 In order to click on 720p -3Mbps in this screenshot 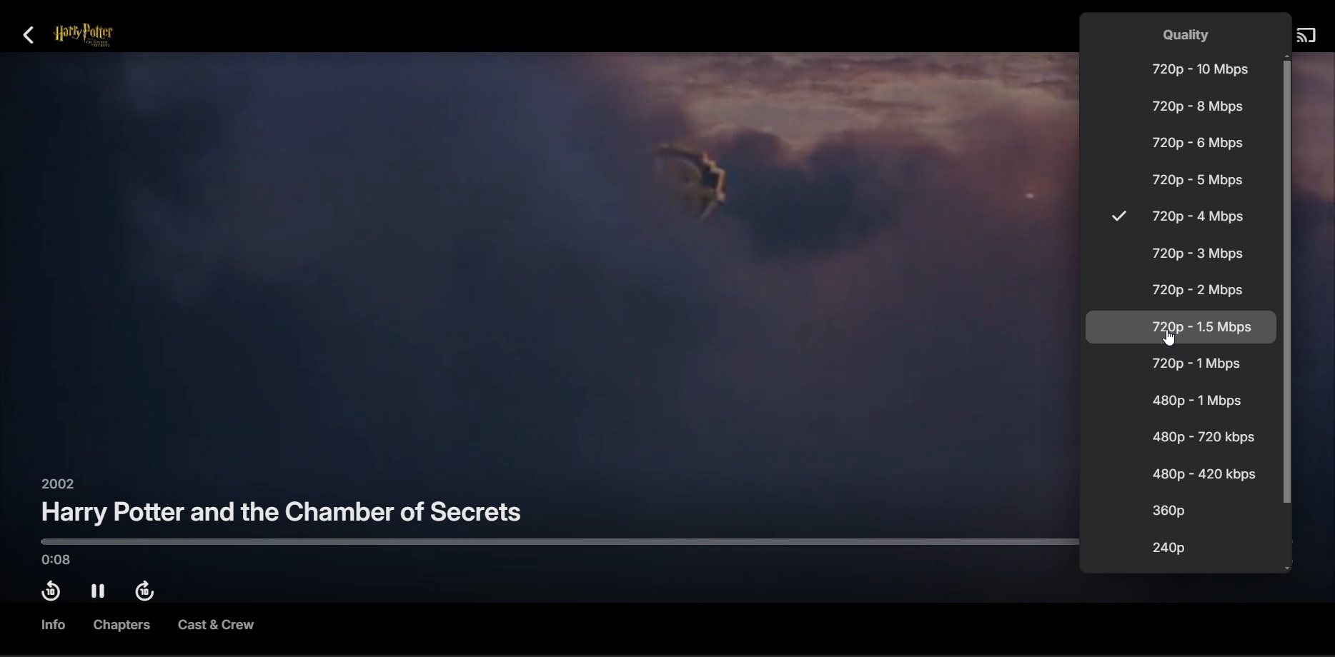, I will do `click(1195, 255)`.